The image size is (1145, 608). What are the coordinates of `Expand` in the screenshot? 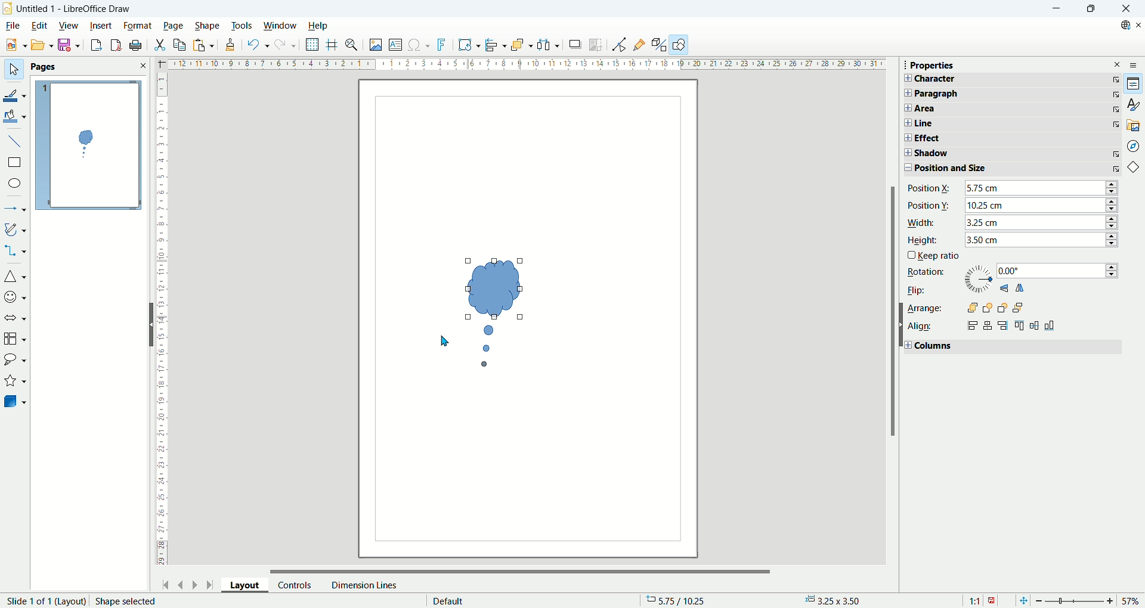 It's located at (906, 93).